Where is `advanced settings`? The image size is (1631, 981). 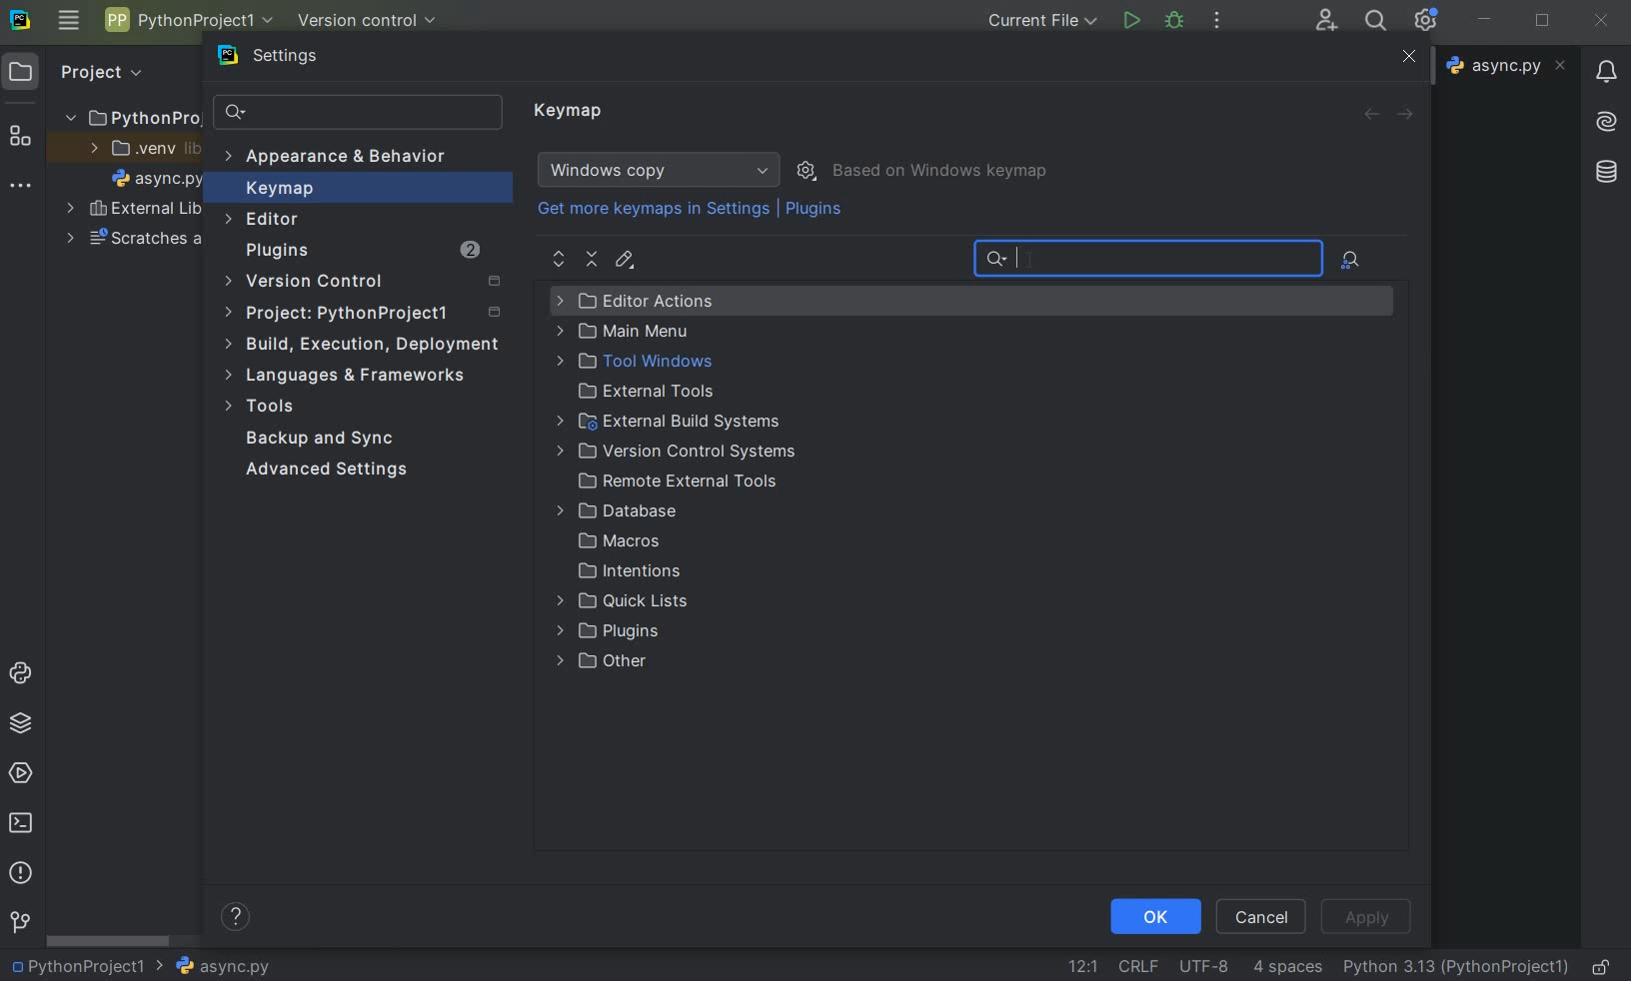
advanced settings is located at coordinates (323, 470).